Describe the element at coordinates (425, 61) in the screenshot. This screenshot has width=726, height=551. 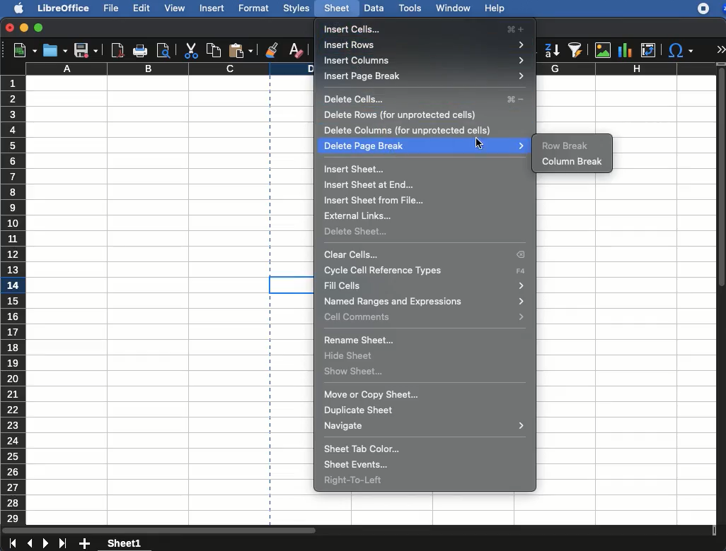
I see `insert columns` at that location.